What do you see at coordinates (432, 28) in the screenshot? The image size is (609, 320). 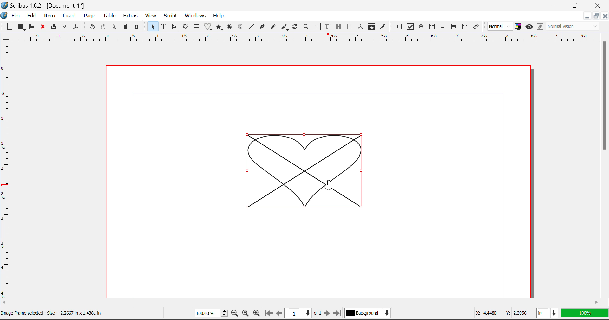 I see `Pdf Text Field` at bounding box center [432, 28].